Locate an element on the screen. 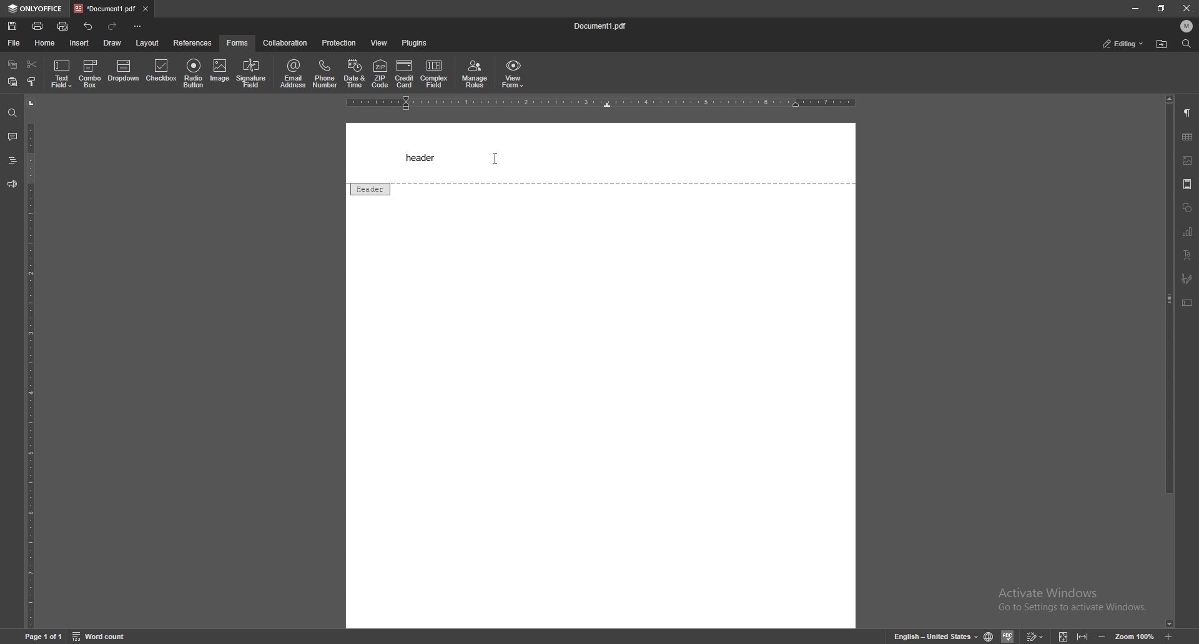 Image resolution: width=1199 pixels, height=644 pixels. layout is located at coordinates (149, 42).